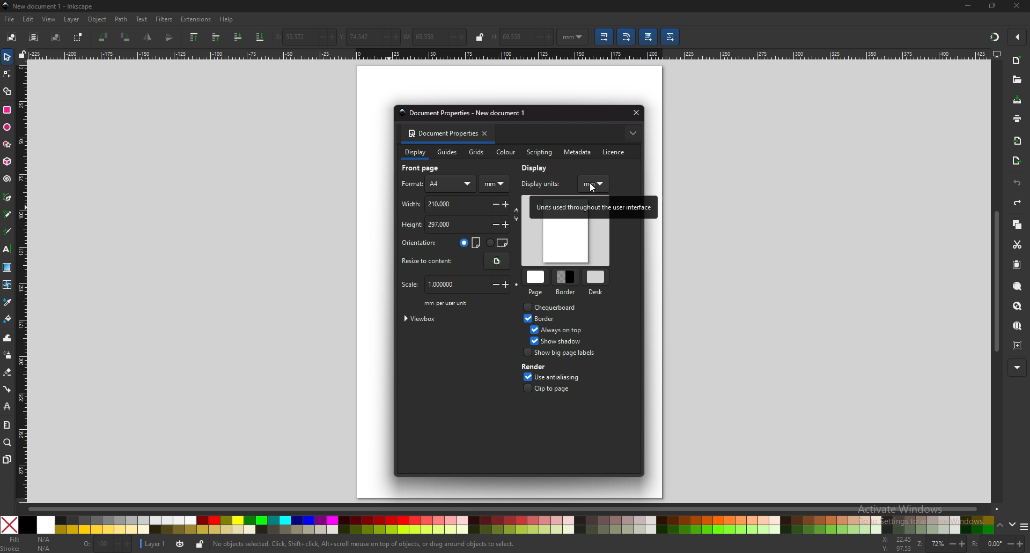 The image size is (1030, 553). I want to click on width, so click(421, 38).